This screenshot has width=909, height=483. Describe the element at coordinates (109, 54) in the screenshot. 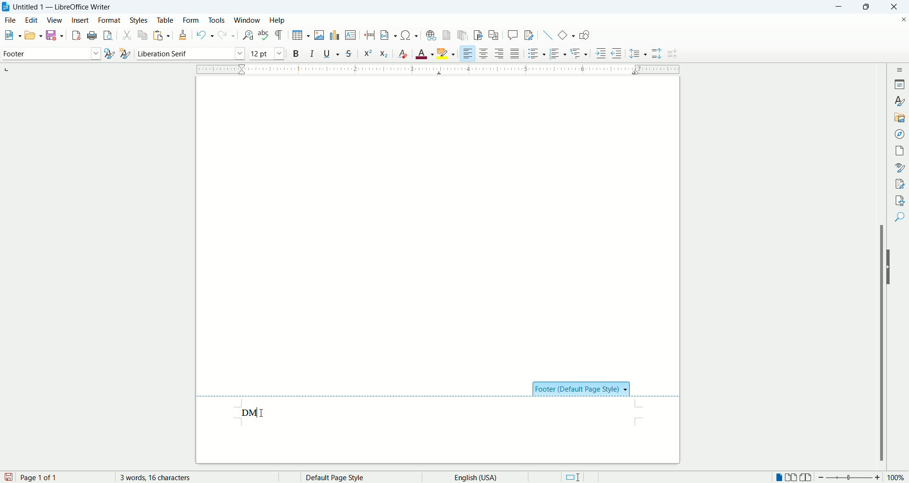

I see `update style` at that location.